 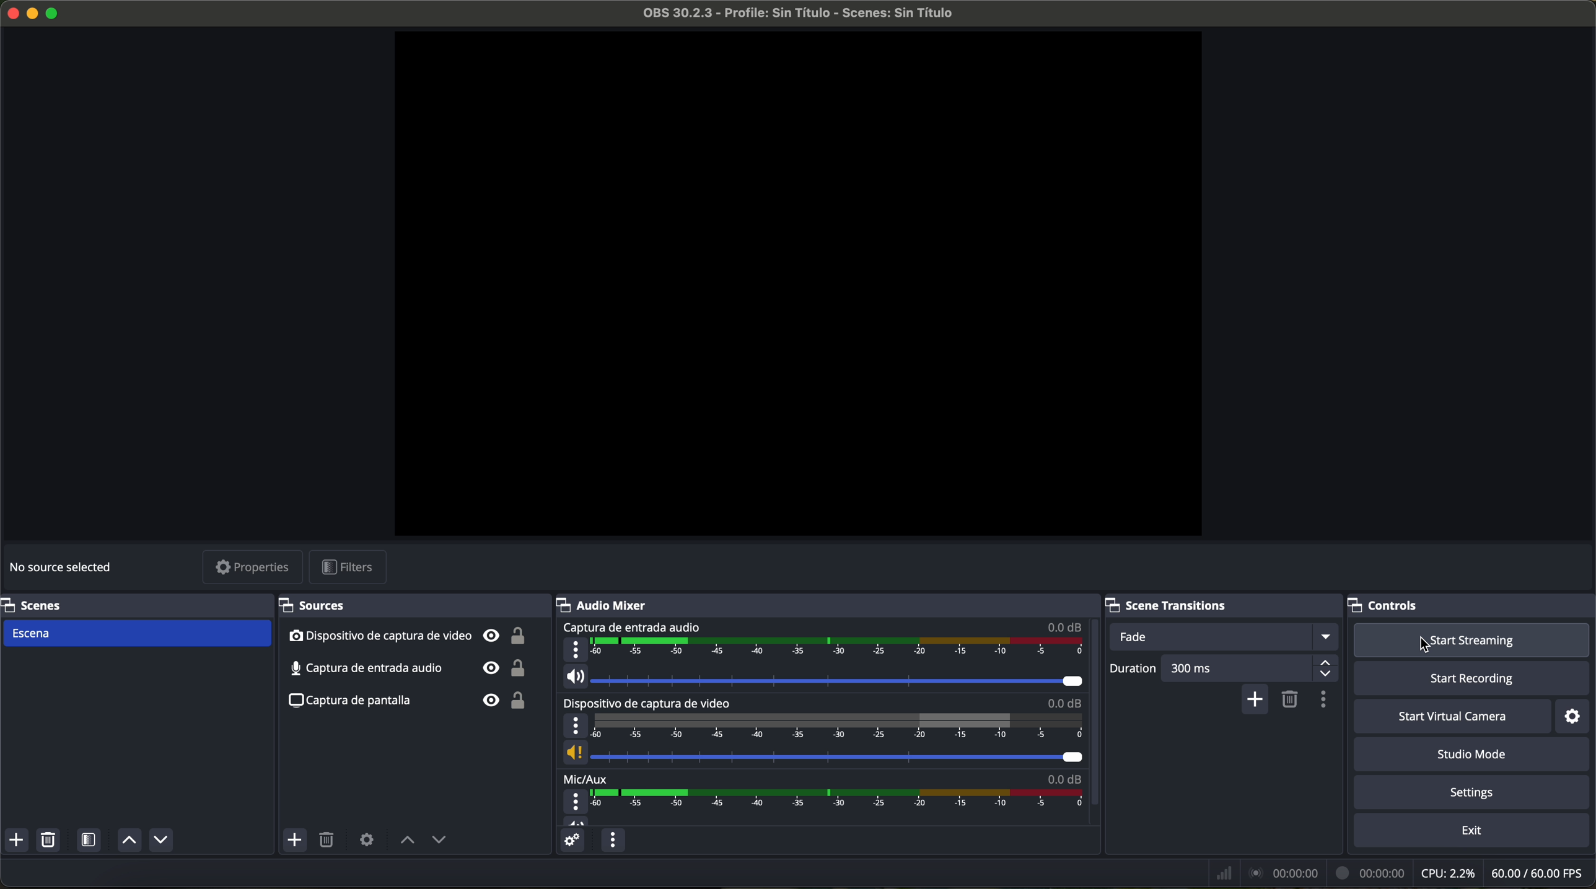 I want to click on add scene, so click(x=17, y=842).